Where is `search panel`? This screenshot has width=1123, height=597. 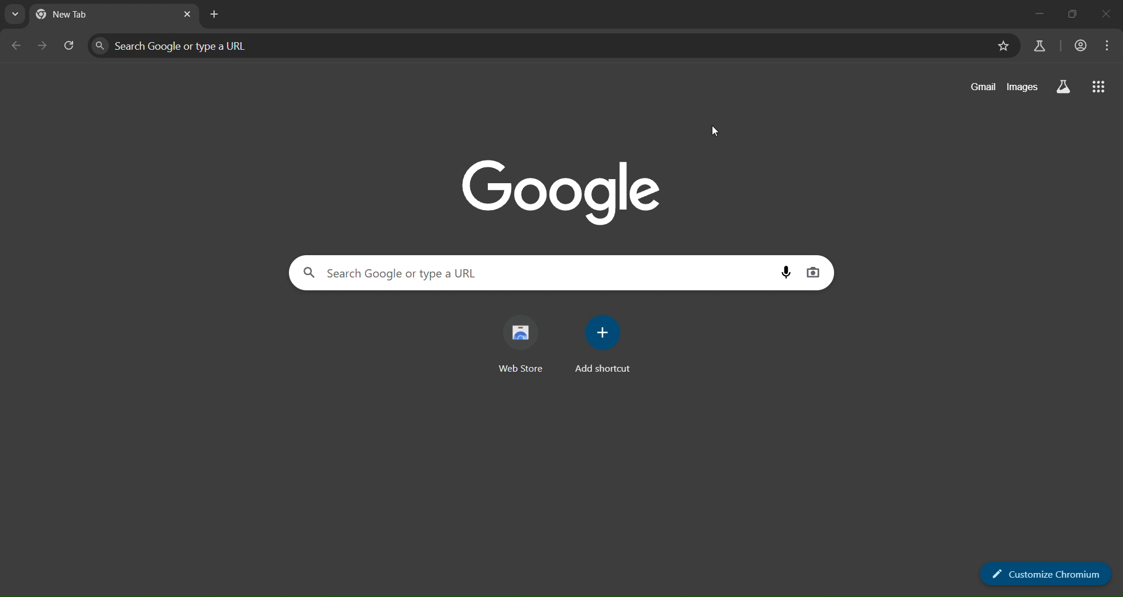
search panel is located at coordinates (450, 275).